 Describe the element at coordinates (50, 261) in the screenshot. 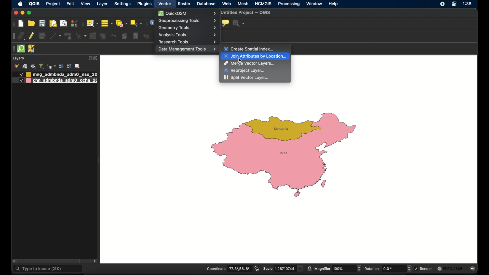

I see `scroll box` at that location.